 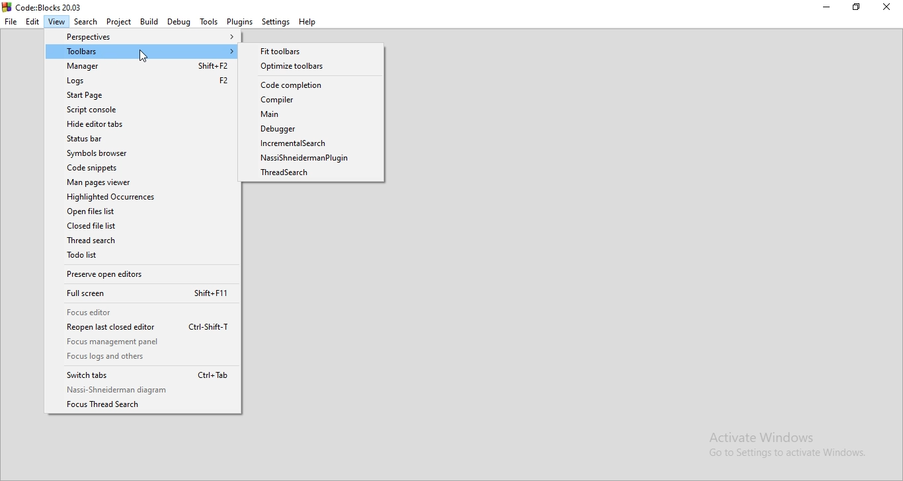 I want to click on Debugger, so click(x=313, y=129).